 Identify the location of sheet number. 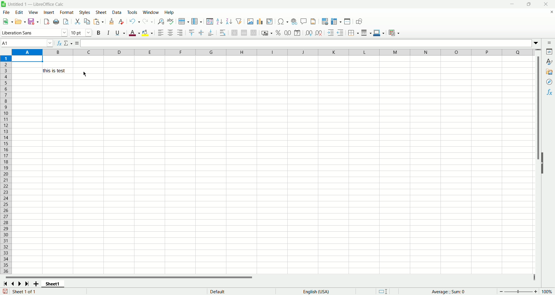
(32, 292).